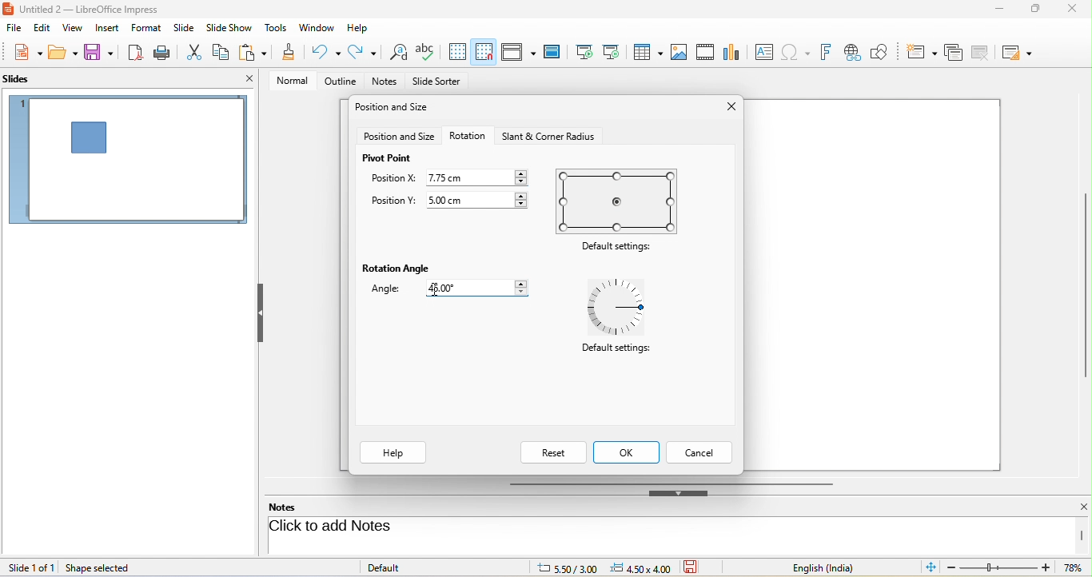 The image size is (1092, 577). What do you see at coordinates (640, 567) in the screenshot?
I see `object position-4.5x4.00` at bounding box center [640, 567].